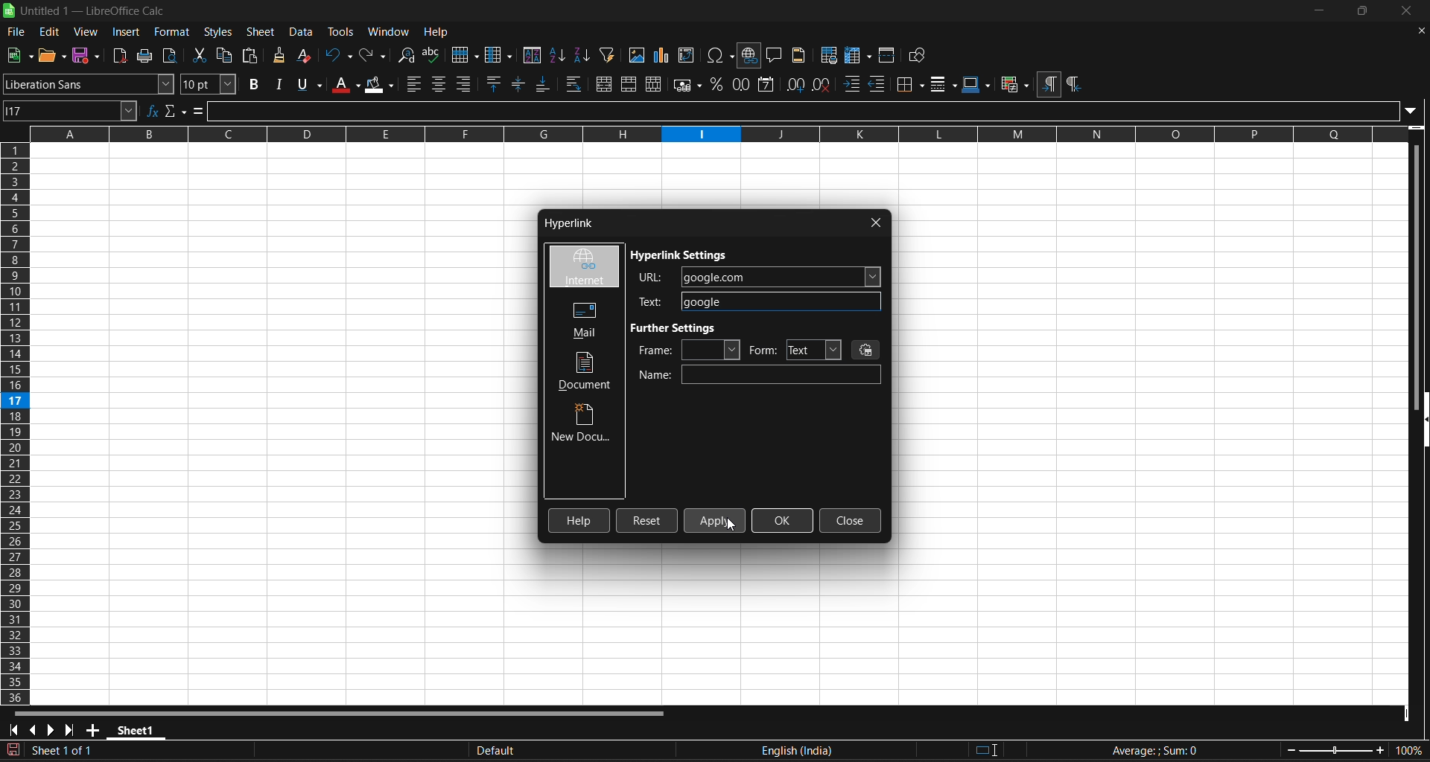 This screenshot has height=762, width=1430. What do you see at coordinates (795, 350) in the screenshot?
I see `form` at bounding box center [795, 350].